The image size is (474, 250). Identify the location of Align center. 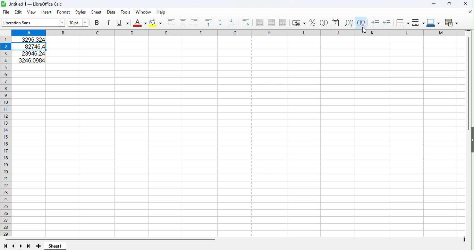
(184, 23).